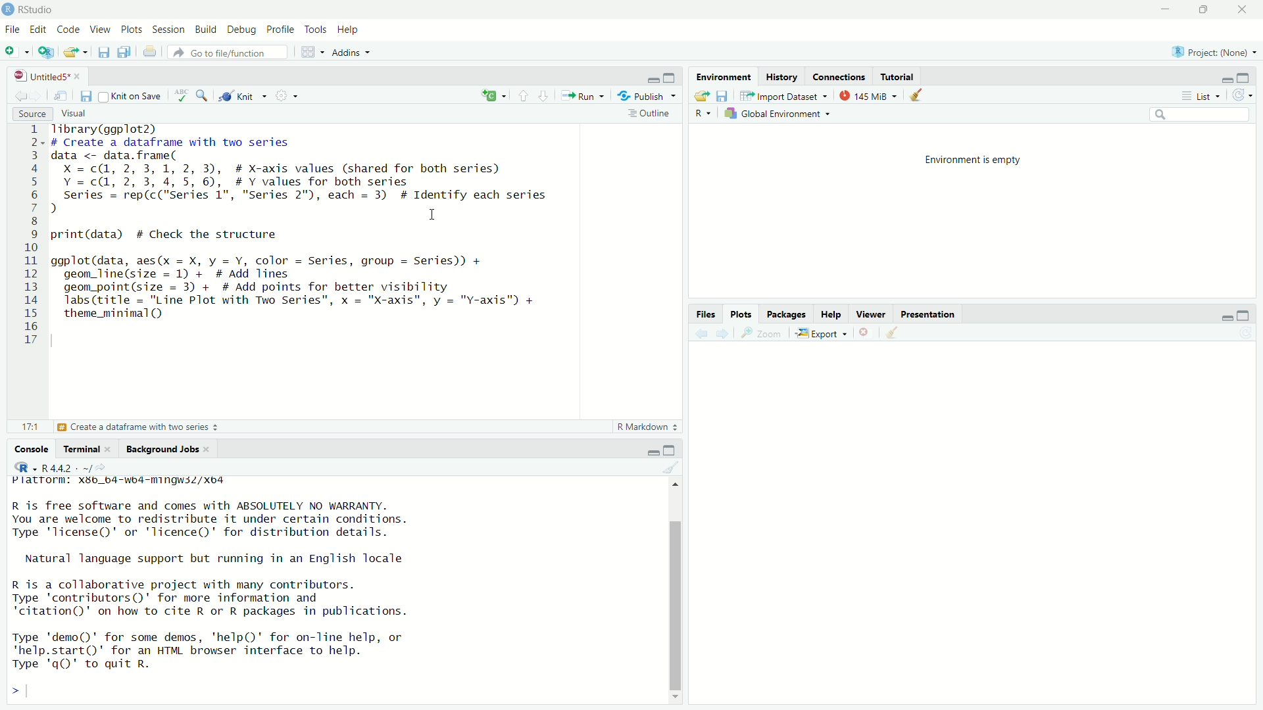  I want to click on R, so click(703, 114).